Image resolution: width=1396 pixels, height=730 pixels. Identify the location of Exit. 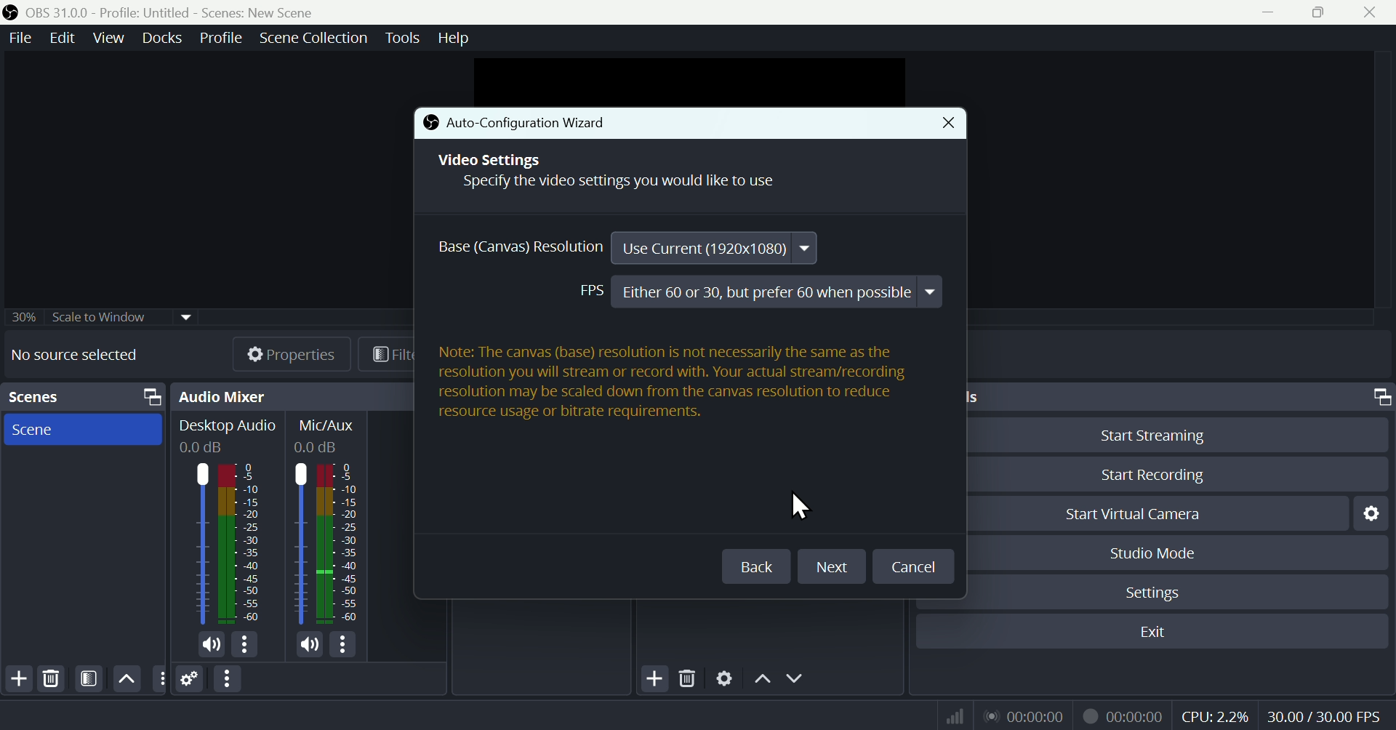
(1151, 632).